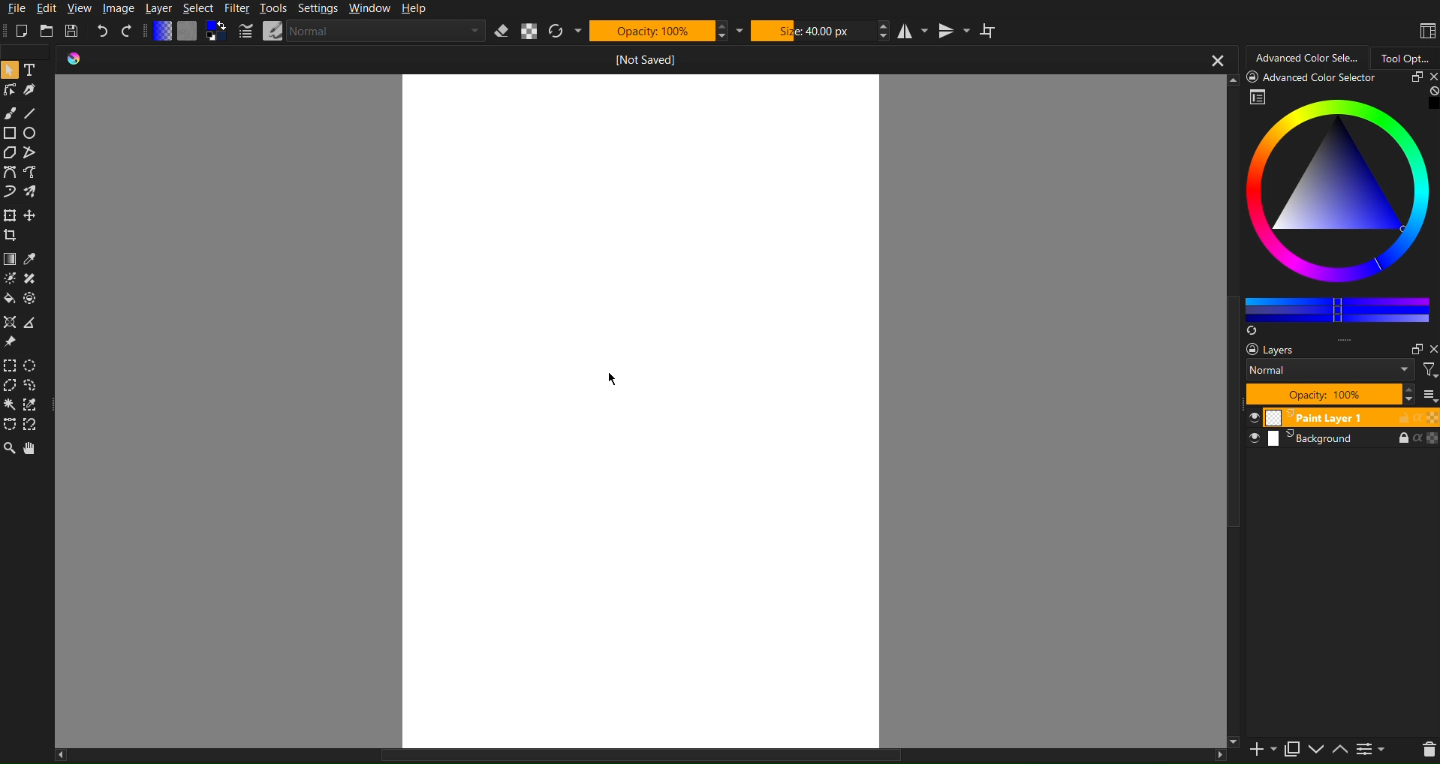 This screenshot has width=1440, height=764. I want to click on Brush, so click(9, 110).